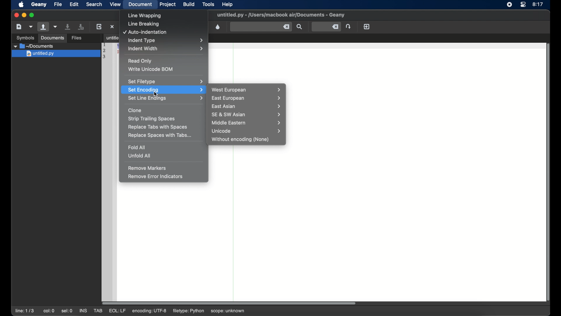 Image resolution: width=561 pixels, height=316 pixels. I want to click on close the current file, so click(112, 26).